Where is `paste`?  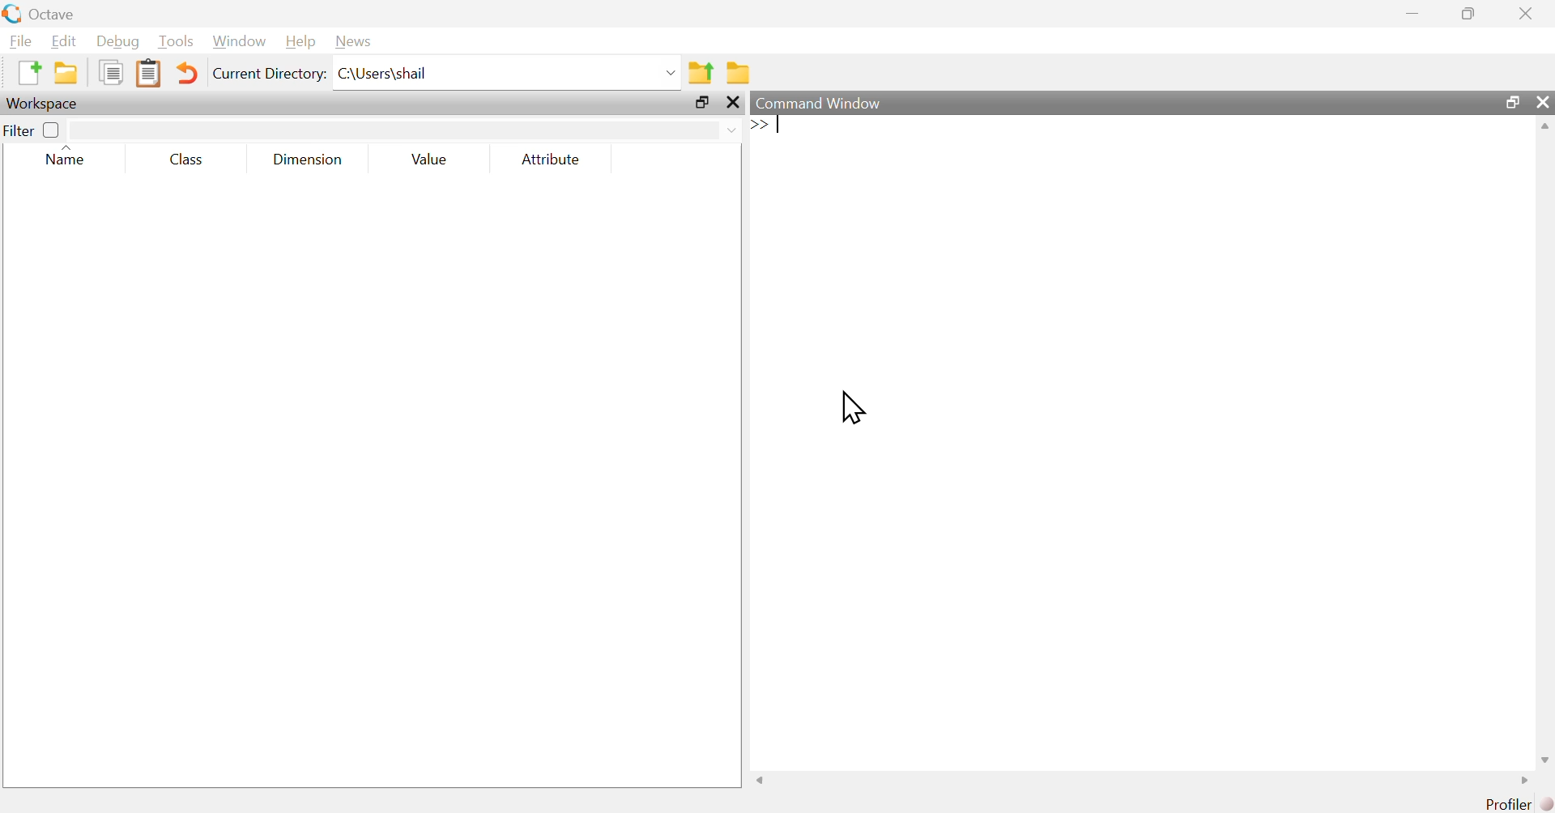
paste is located at coordinates (150, 72).